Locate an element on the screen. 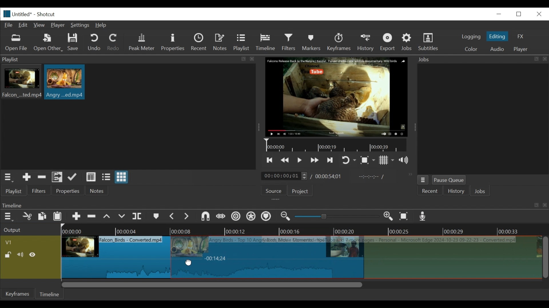 The image size is (549, 308). View is located at coordinates (40, 25).